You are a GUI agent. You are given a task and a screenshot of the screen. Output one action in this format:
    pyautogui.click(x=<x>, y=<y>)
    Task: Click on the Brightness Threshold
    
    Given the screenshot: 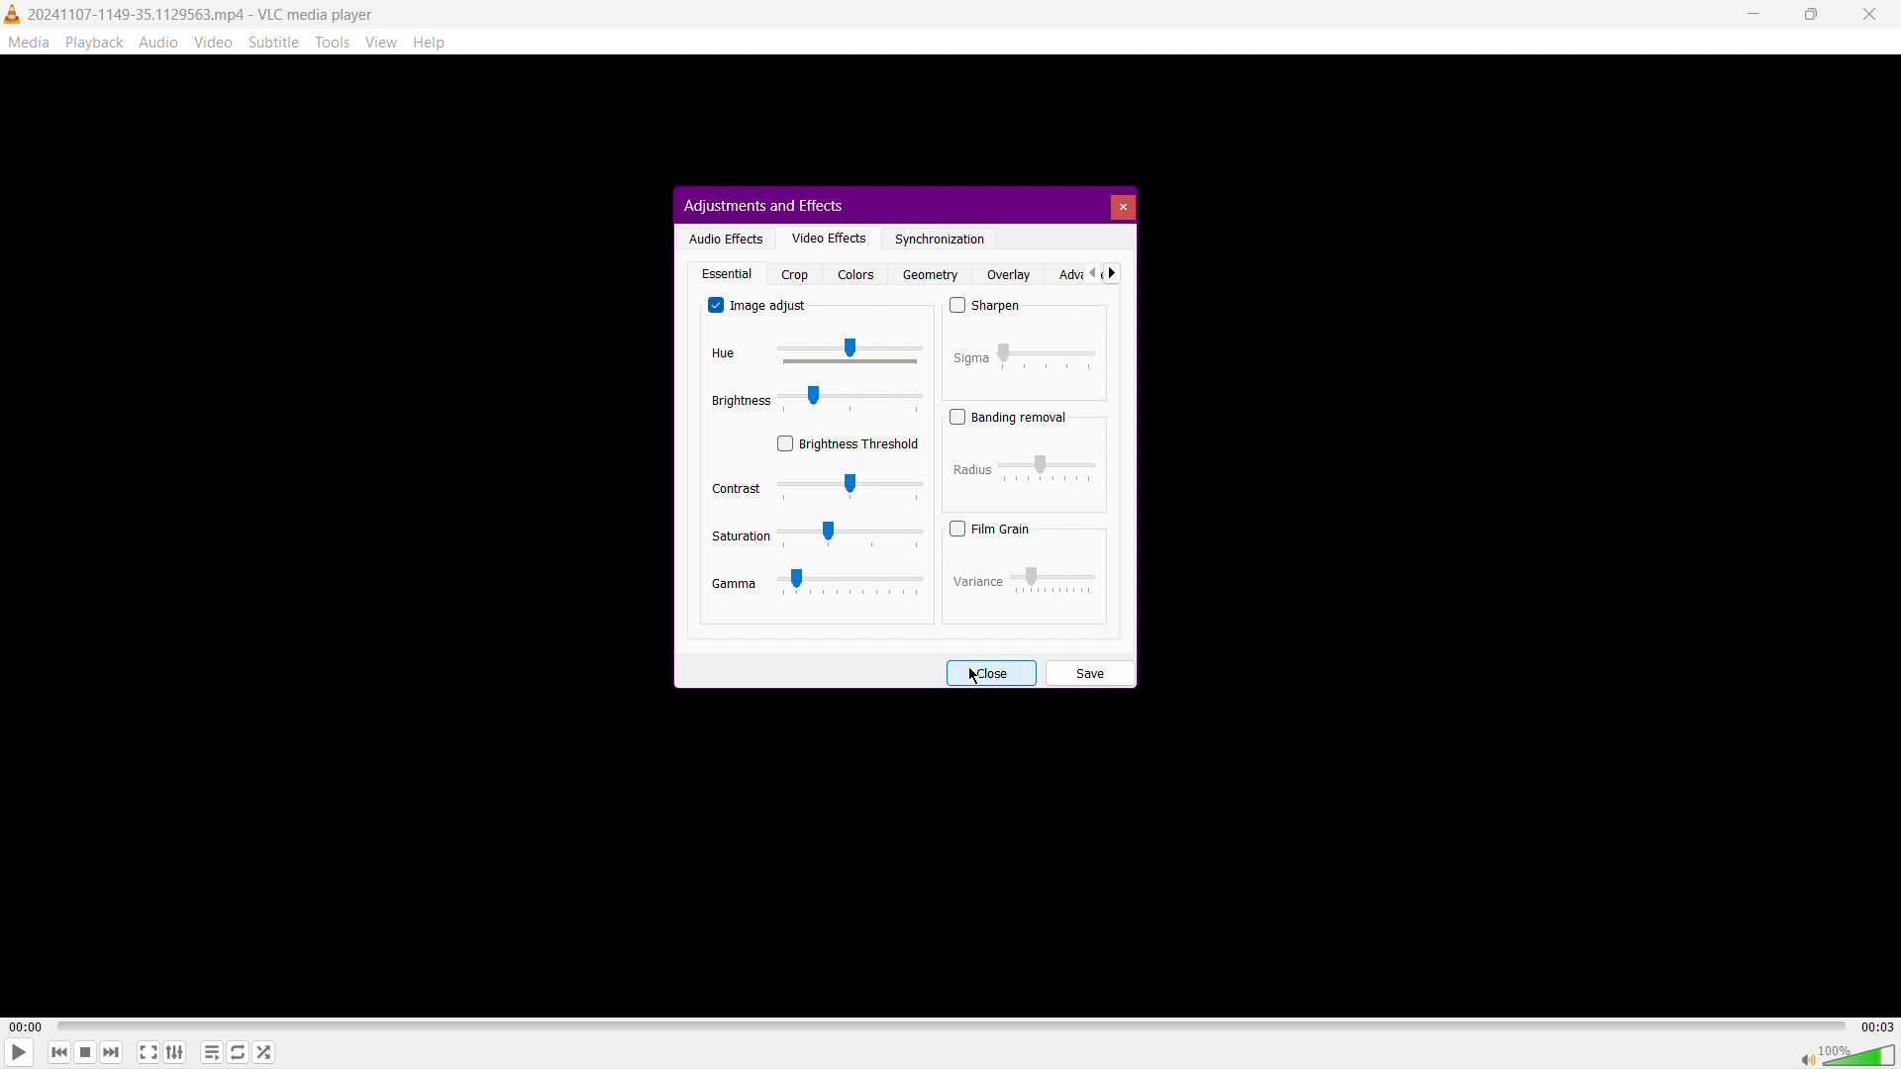 What is the action you would take?
    pyautogui.click(x=849, y=442)
    